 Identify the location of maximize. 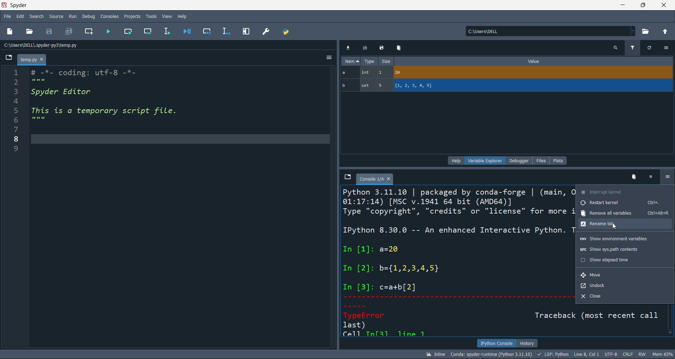
(642, 5).